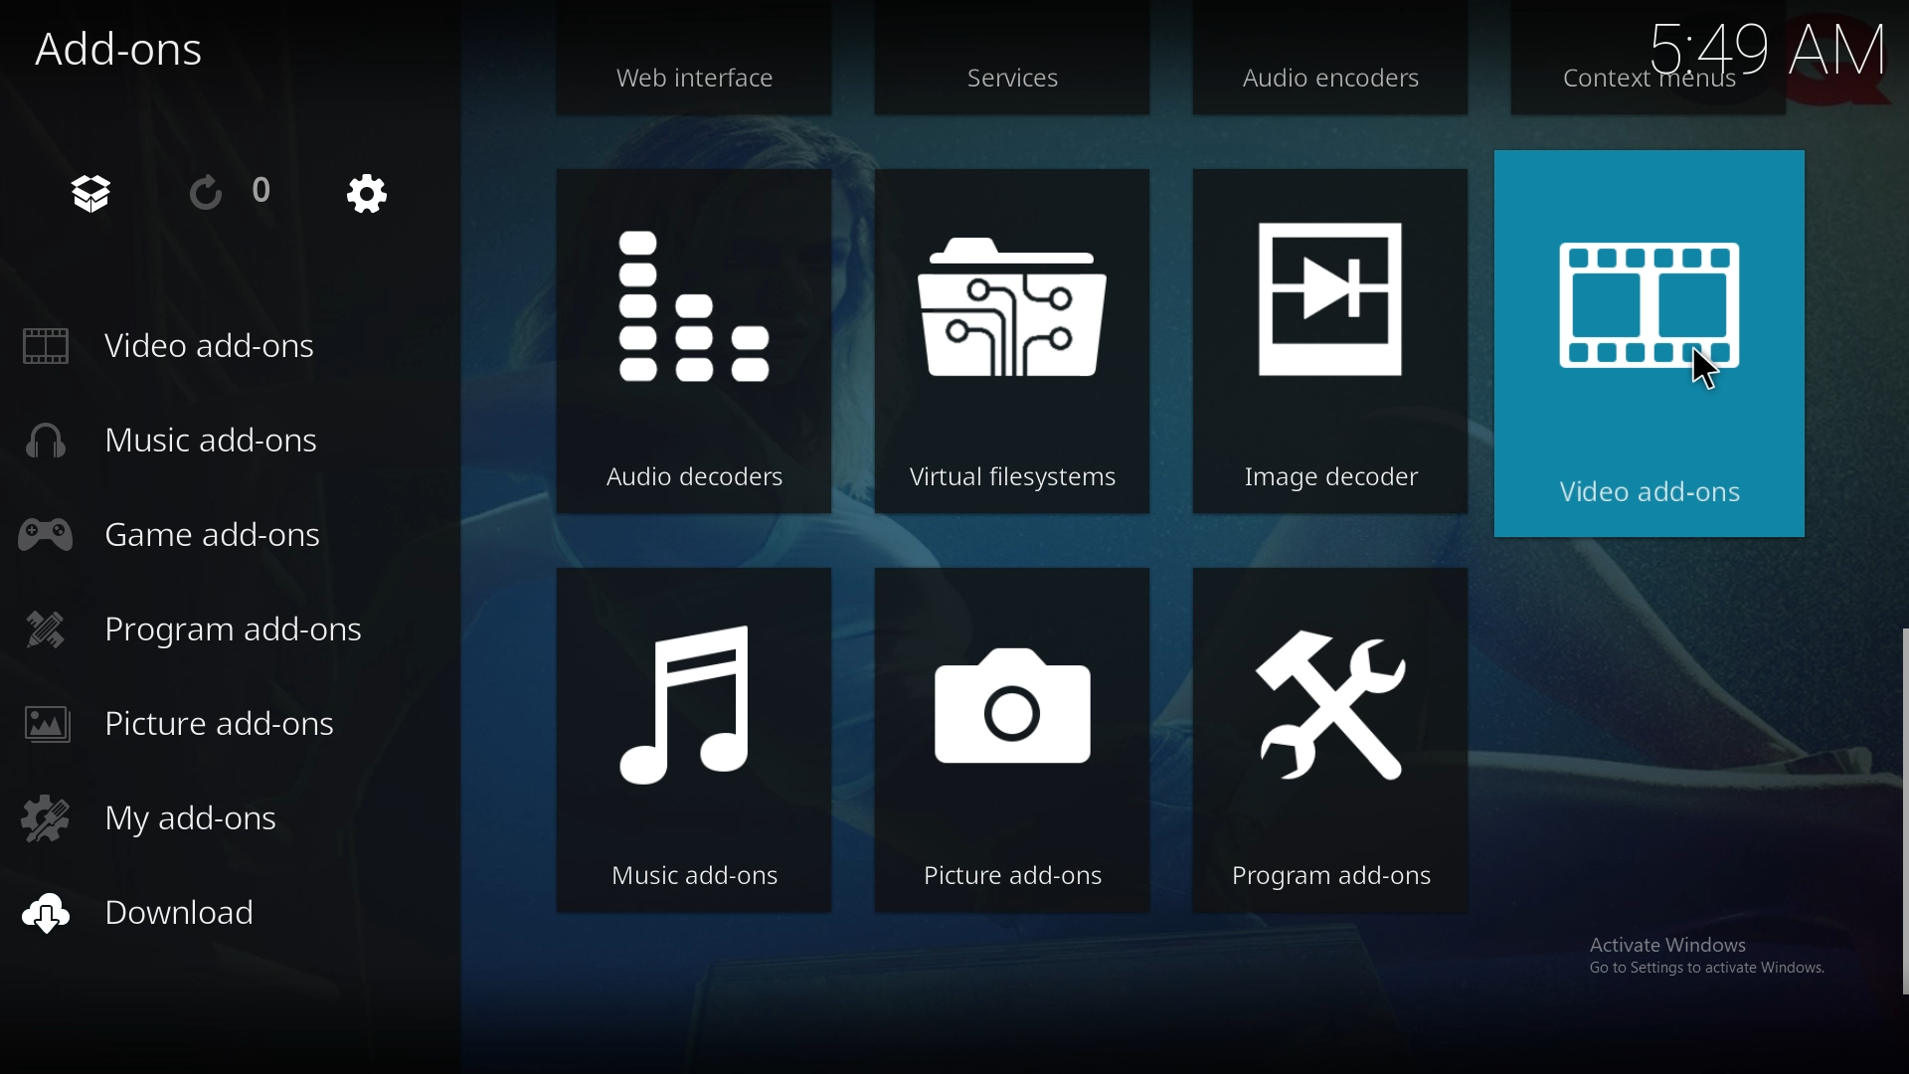  What do you see at coordinates (91, 193) in the screenshot?
I see `add on browser` at bounding box center [91, 193].